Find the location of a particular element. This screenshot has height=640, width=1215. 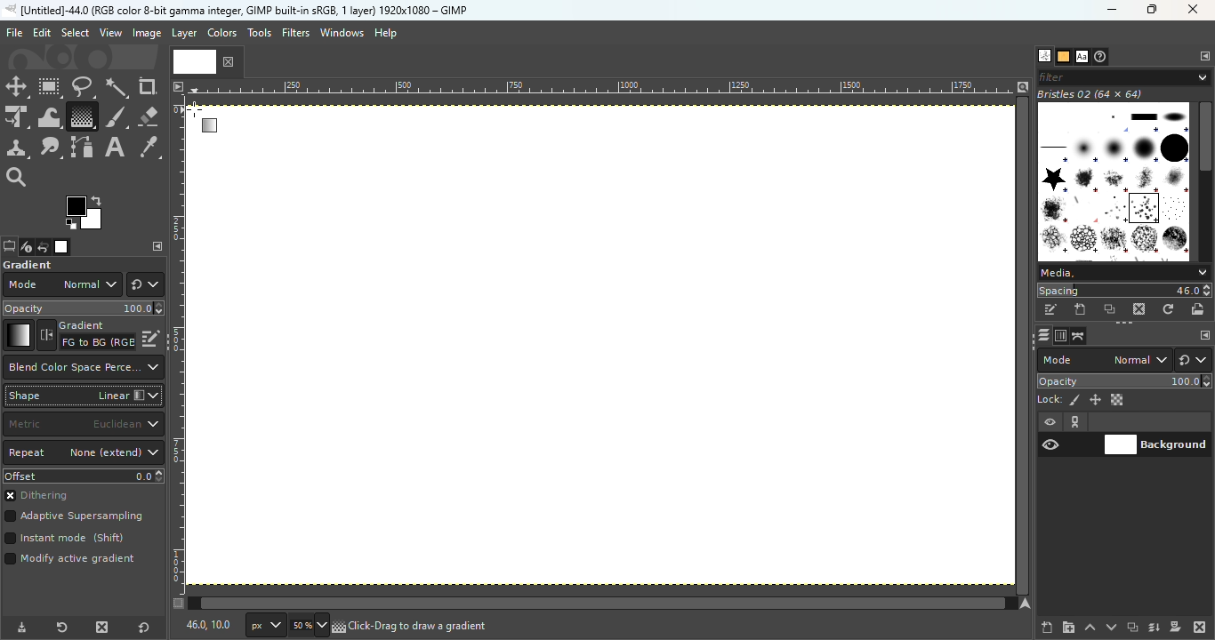

Duplicate this brush is located at coordinates (1111, 309).